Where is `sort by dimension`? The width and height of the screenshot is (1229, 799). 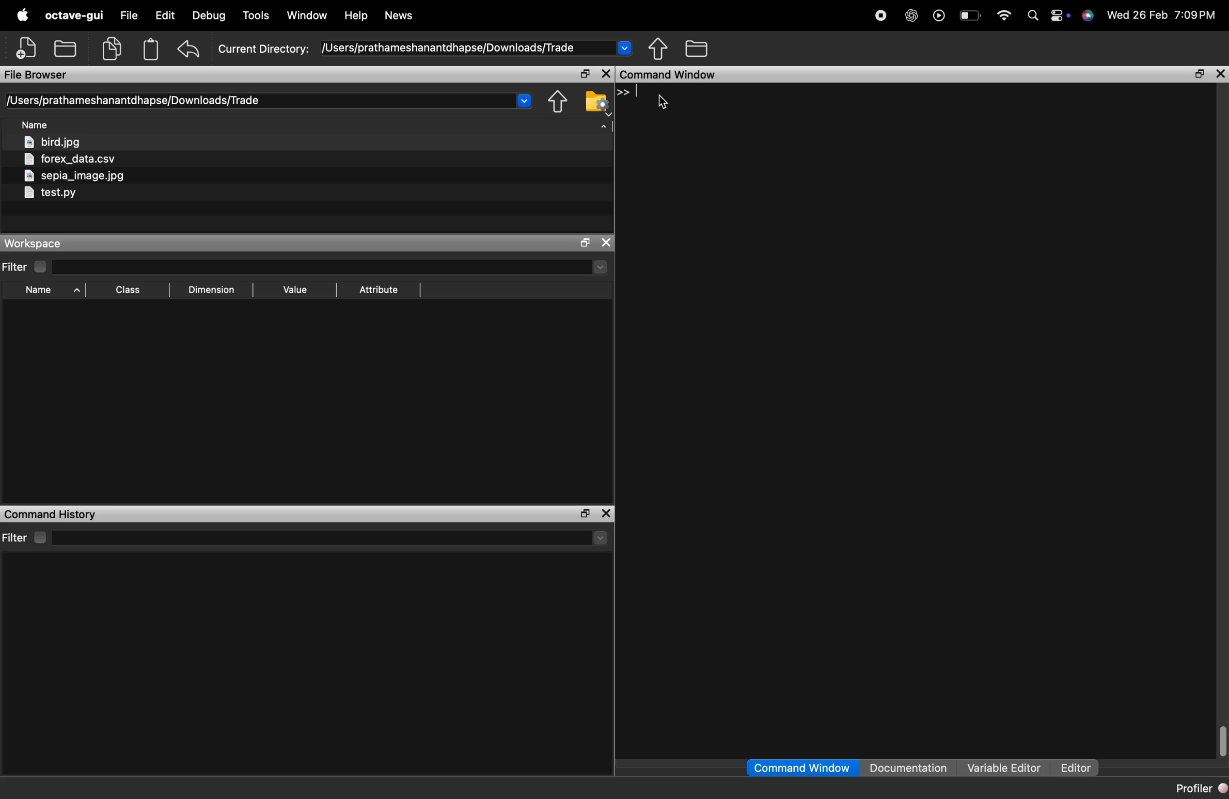
sort by dimension is located at coordinates (211, 290).